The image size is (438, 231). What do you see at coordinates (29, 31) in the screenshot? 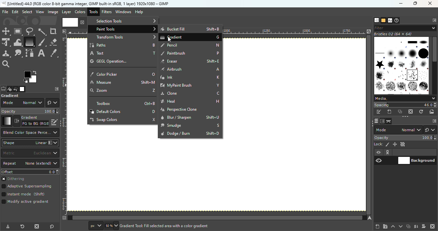
I see `Free select tool` at bounding box center [29, 31].